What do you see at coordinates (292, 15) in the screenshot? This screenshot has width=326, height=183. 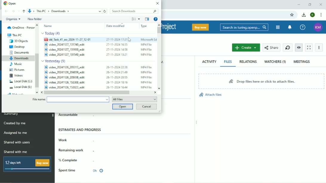 I see `Bookmark this tab` at bounding box center [292, 15].